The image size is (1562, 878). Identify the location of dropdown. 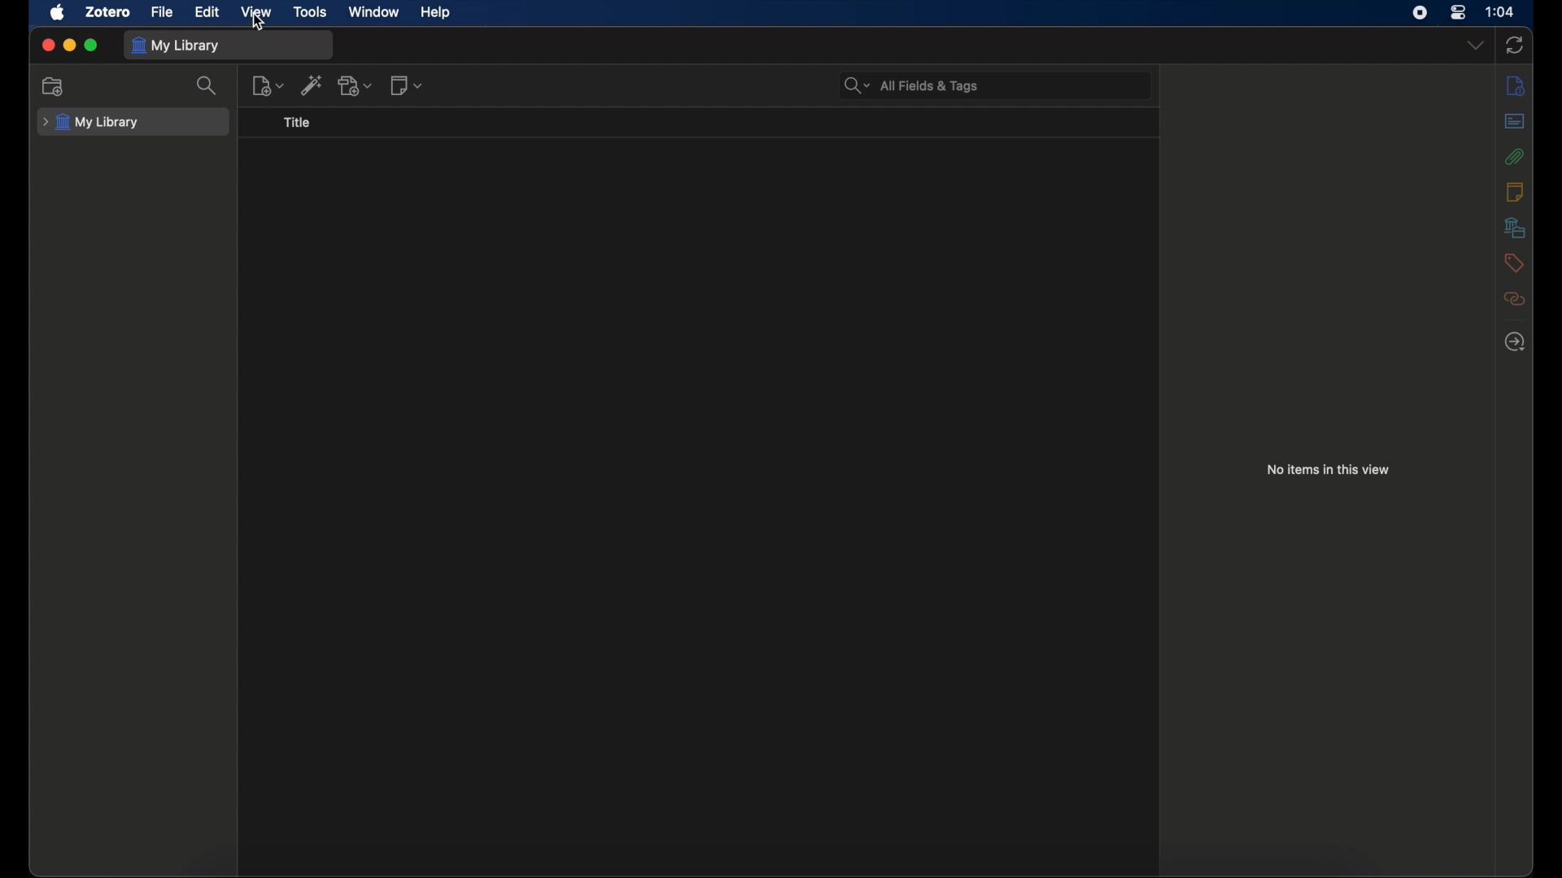
(1475, 46).